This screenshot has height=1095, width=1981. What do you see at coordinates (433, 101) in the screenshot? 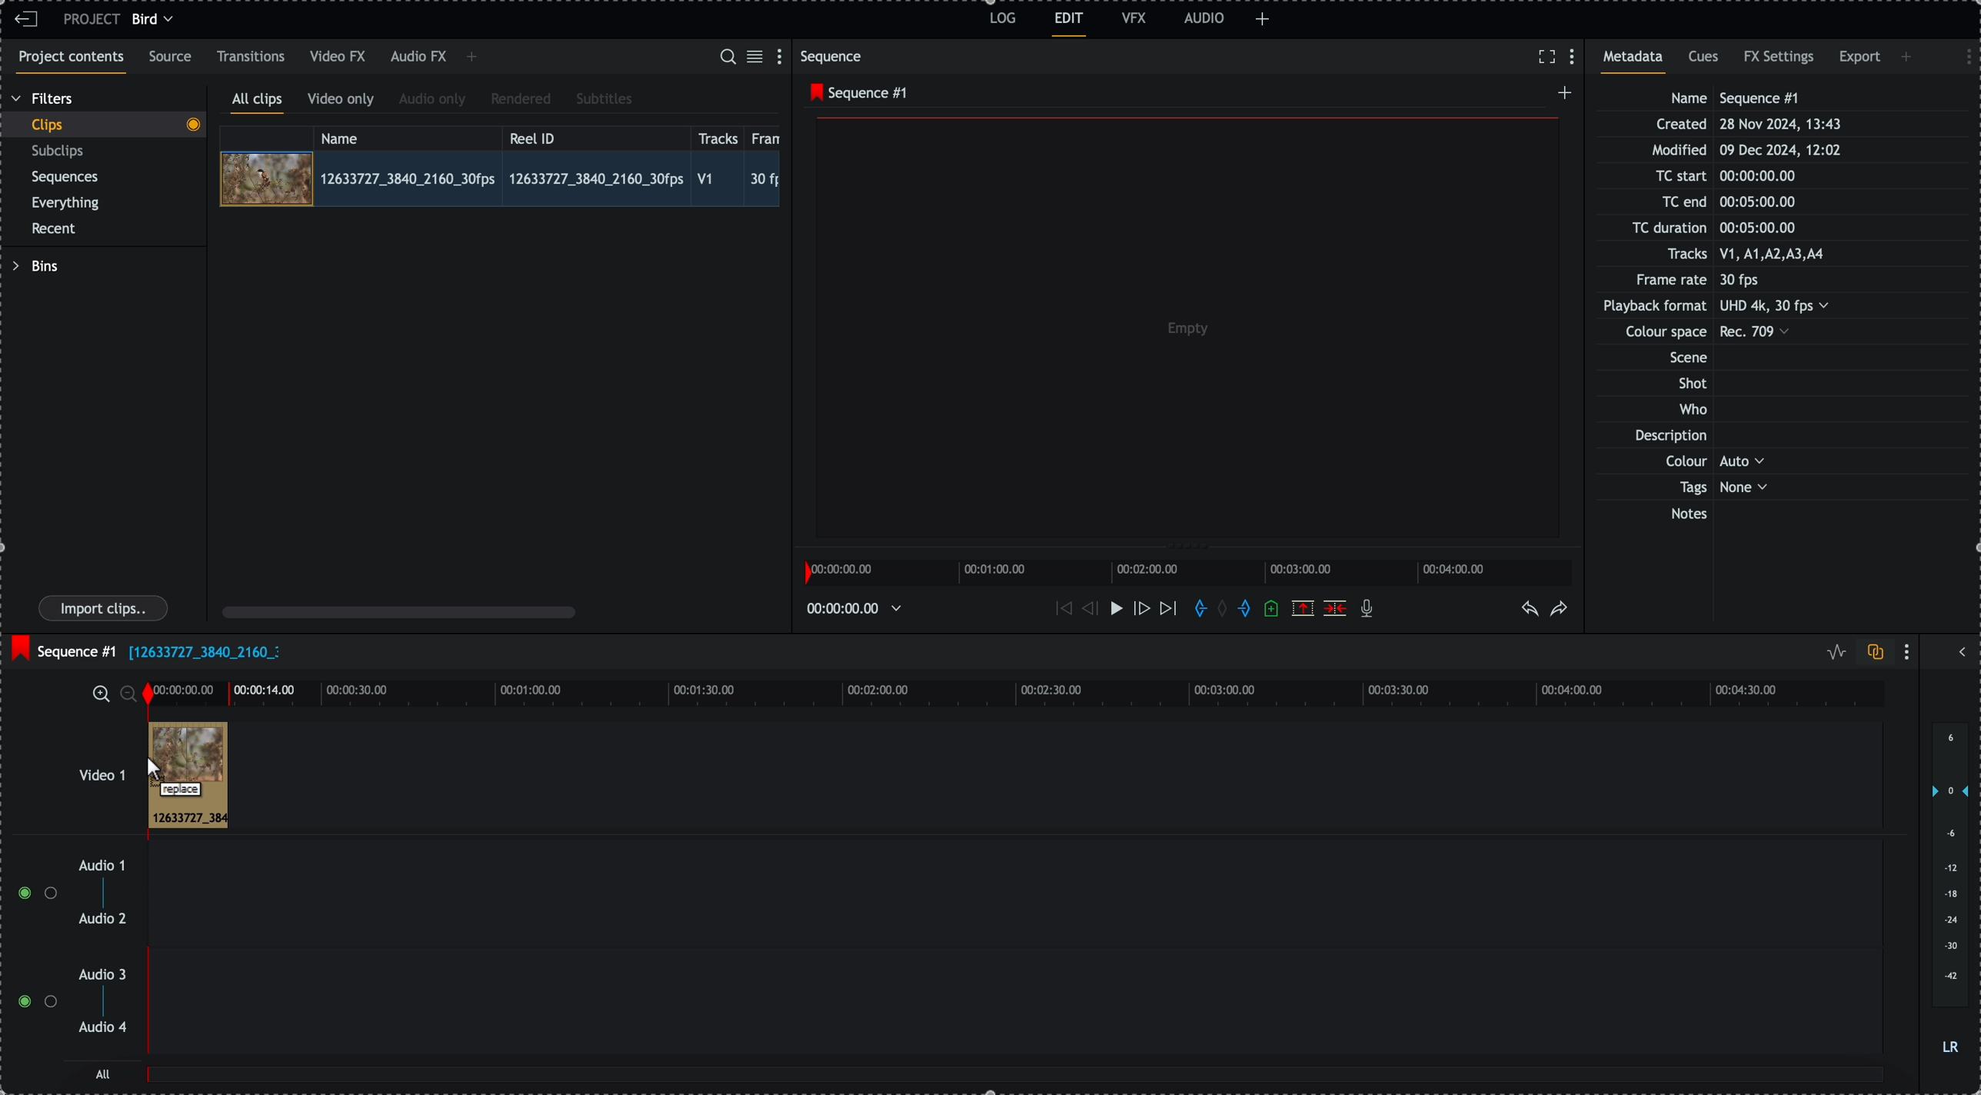
I see `audio only` at bounding box center [433, 101].